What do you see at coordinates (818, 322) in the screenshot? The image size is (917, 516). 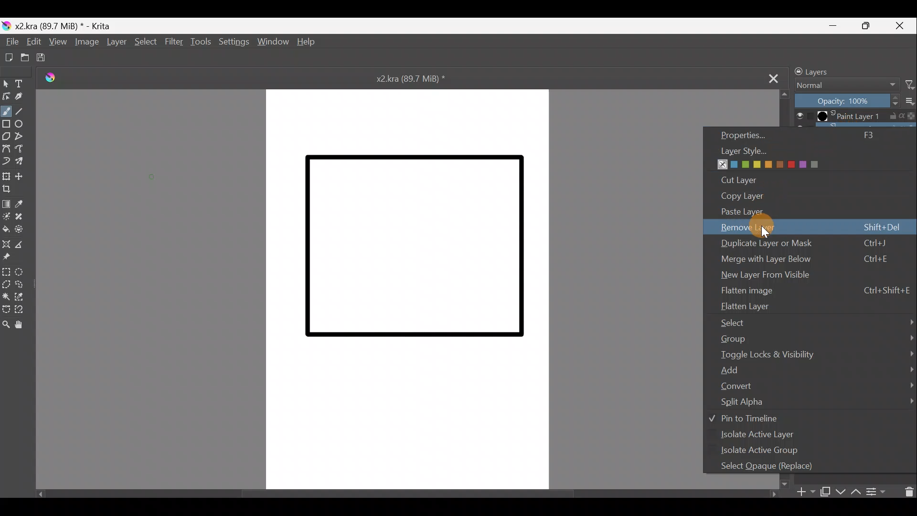 I see `Select` at bounding box center [818, 322].